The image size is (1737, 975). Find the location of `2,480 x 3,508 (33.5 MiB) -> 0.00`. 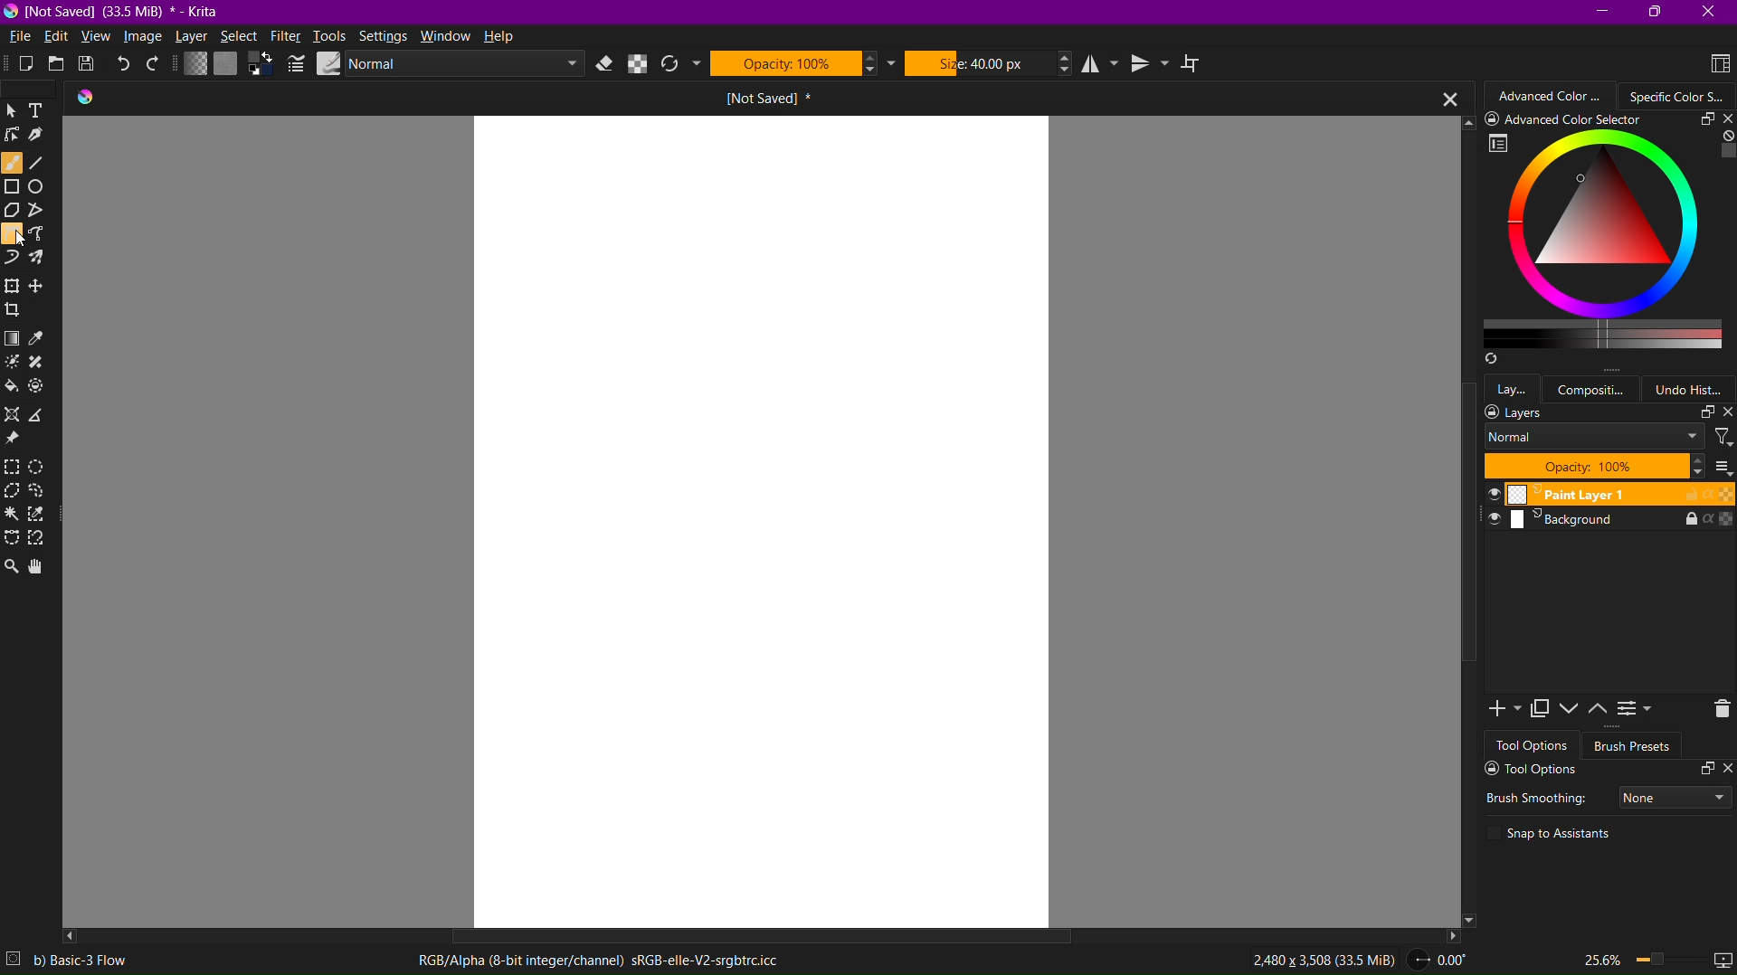

2,480 x 3,508 (33.5 MiB) -> 0.00 is located at coordinates (1352, 962).